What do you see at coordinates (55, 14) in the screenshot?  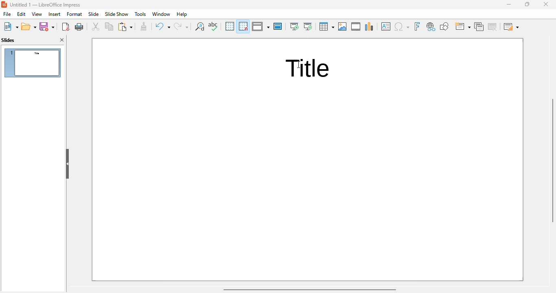 I see `insert` at bounding box center [55, 14].